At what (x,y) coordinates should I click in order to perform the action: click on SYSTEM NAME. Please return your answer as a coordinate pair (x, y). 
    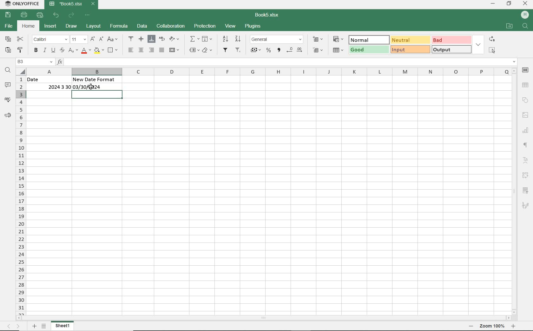
    Looking at the image, I should click on (22, 3).